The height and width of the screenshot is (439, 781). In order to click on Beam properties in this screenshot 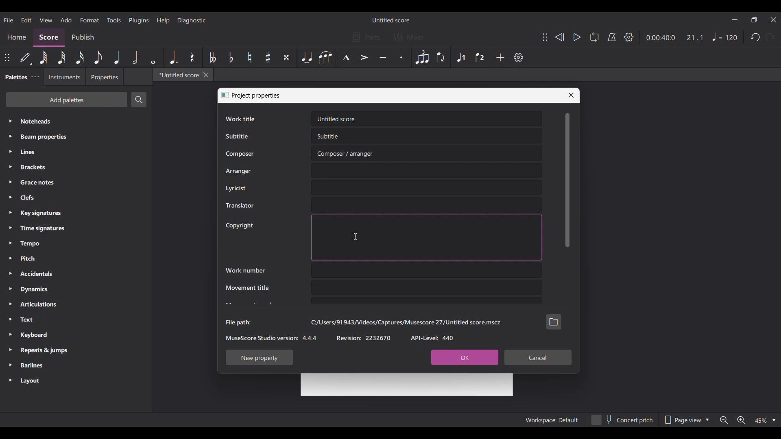, I will do `click(76, 137)`.